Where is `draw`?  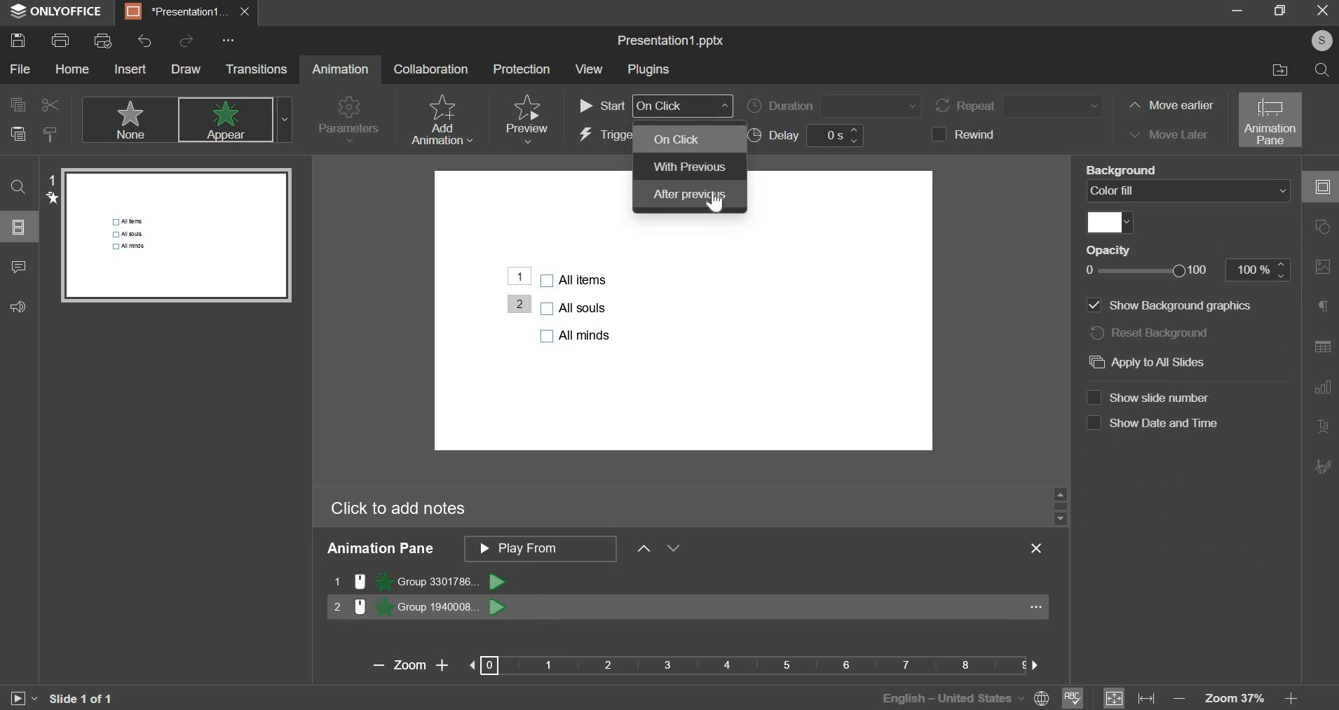
draw is located at coordinates (186, 69).